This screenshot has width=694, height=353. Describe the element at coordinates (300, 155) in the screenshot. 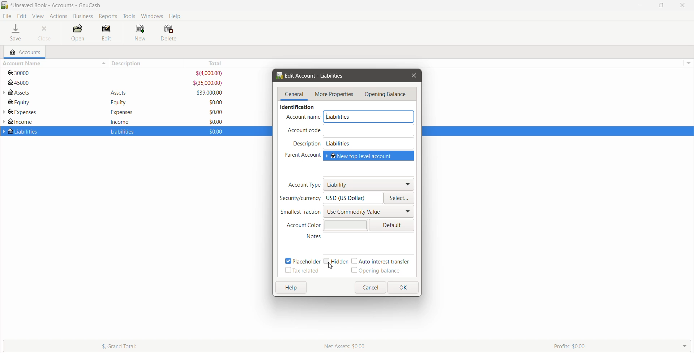

I see `Parent Account` at that location.